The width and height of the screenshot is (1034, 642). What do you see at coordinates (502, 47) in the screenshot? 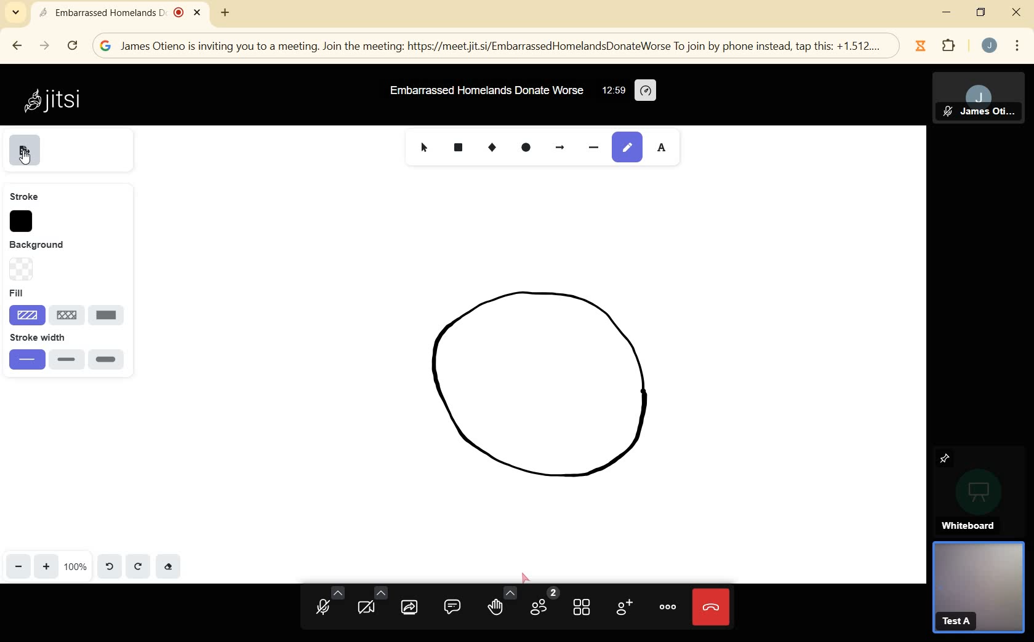
I see `; James Otieno is inviting you to a meeting. Join the meeting: https://meetiit.si/EmbarrassedHomelandsDonateWorse To join by phone instead, tap this: +1.512....` at bounding box center [502, 47].